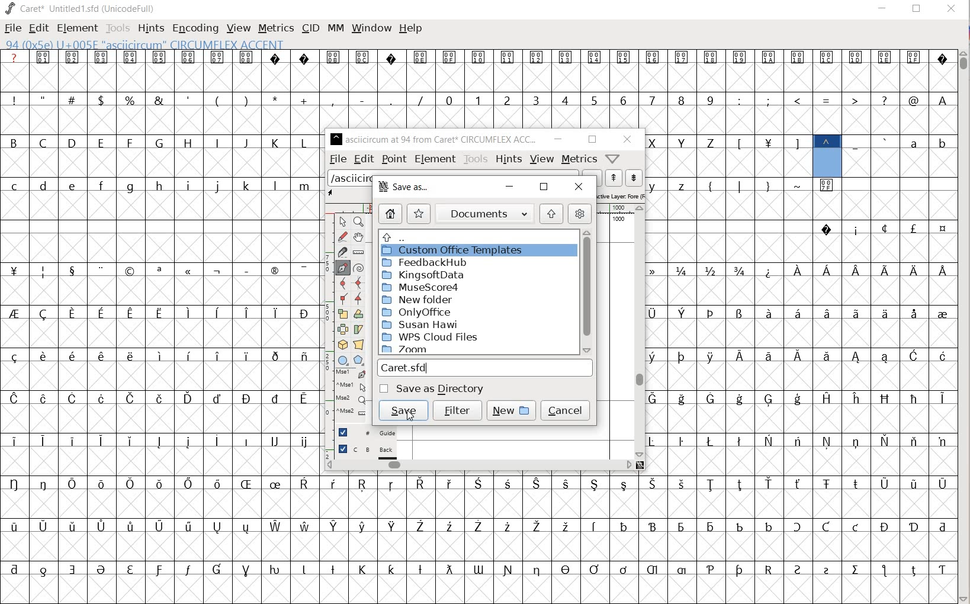 This screenshot has width=970, height=604. Describe the element at coordinates (344, 223) in the screenshot. I see `POINTER` at that location.